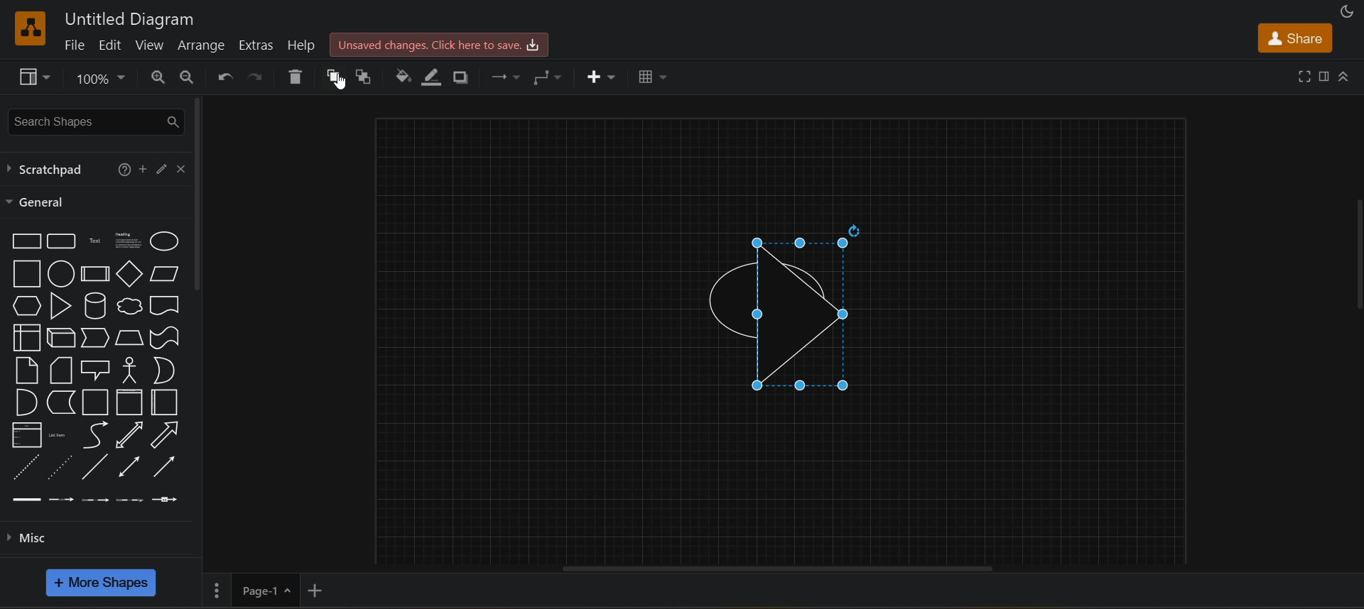 The image size is (1364, 609). What do you see at coordinates (787, 568) in the screenshot?
I see `horizontal scroll bar` at bounding box center [787, 568].